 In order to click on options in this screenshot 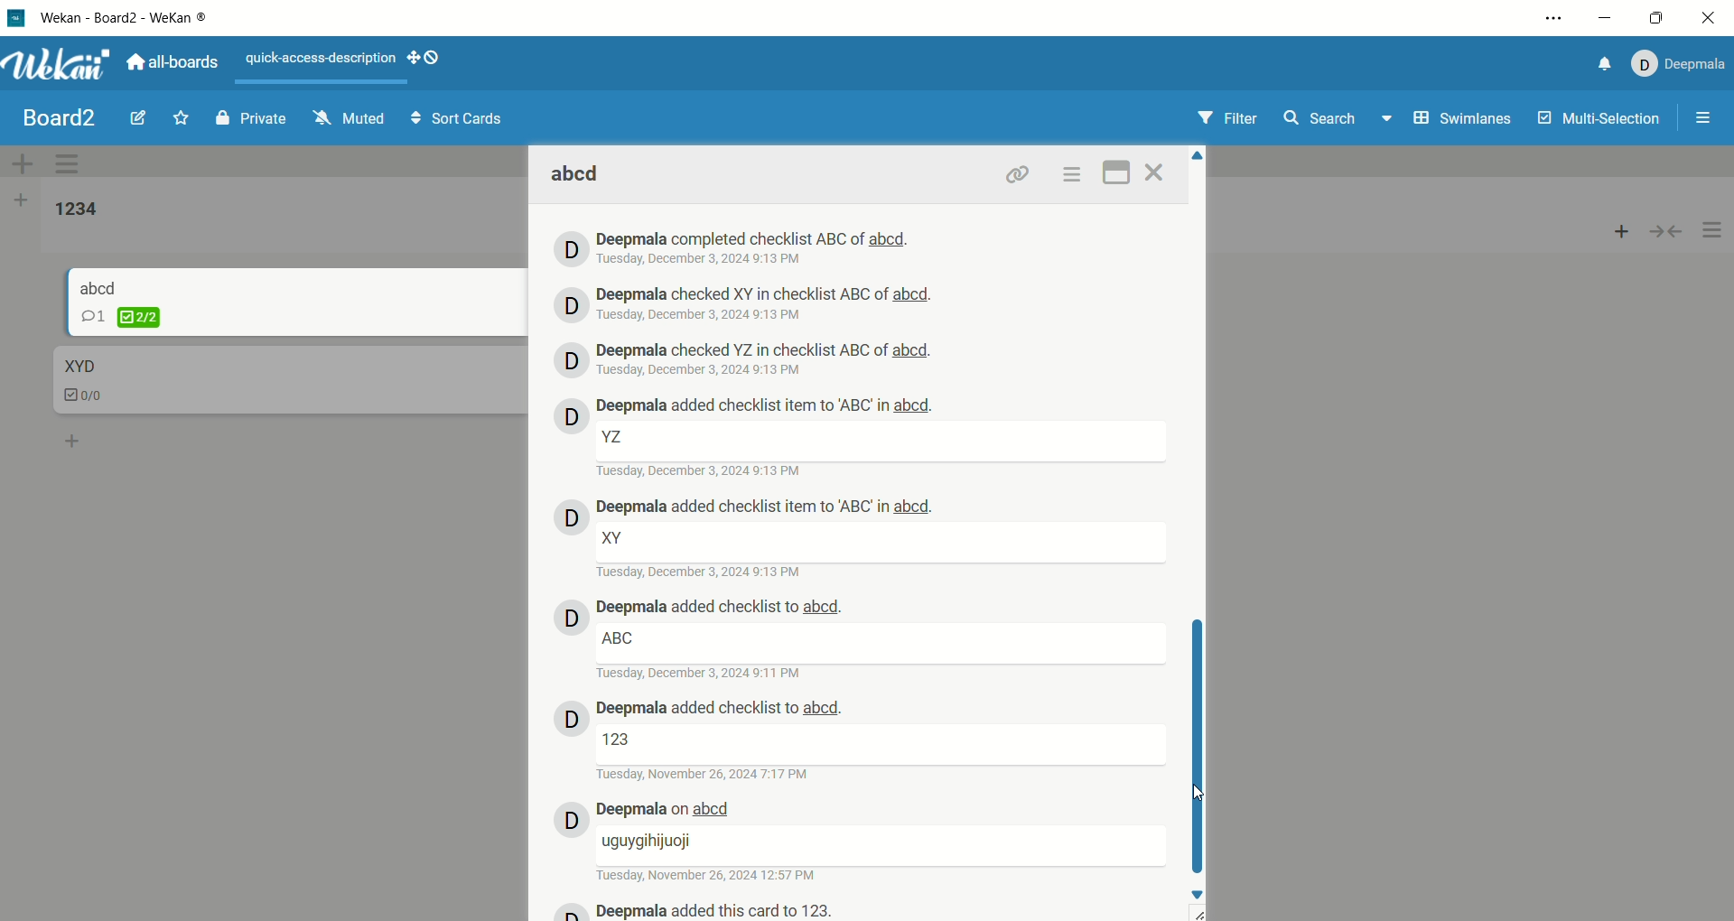, I will do `click(1713, 231)`.